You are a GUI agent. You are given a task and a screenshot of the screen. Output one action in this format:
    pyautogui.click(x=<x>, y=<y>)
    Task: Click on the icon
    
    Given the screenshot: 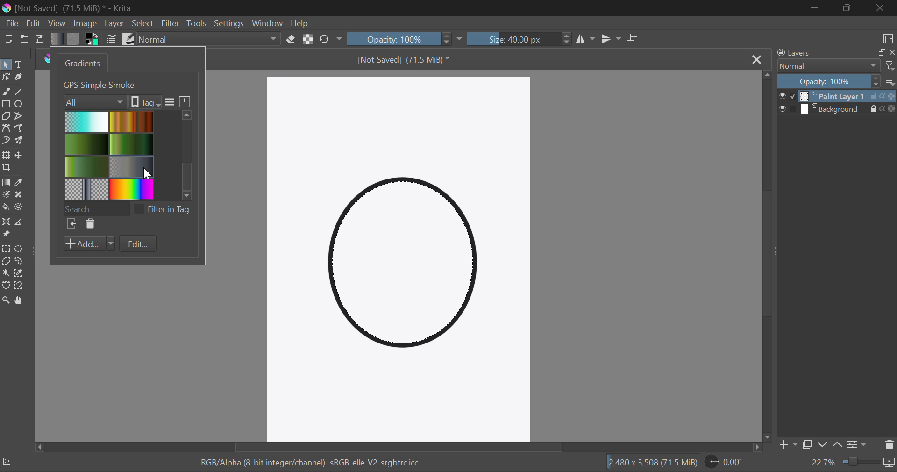 What is the action you would take?
    pyautogui.click(x=890, y=464)
    